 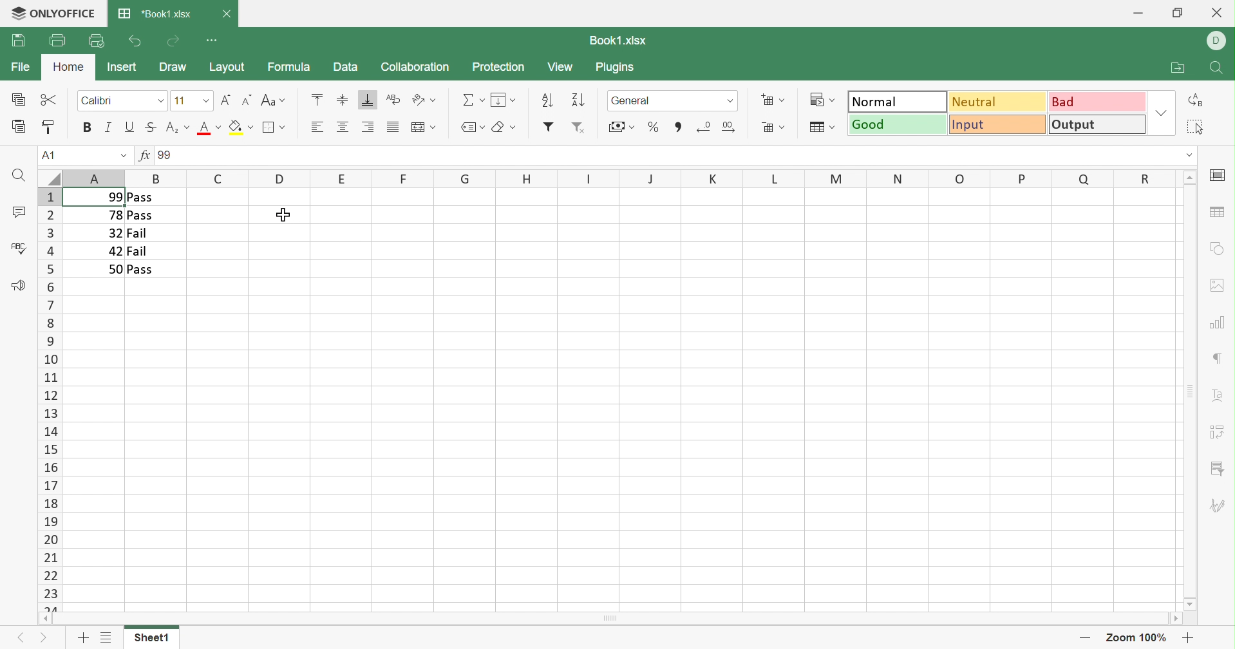 What do you see at coordinates (288, 66) in the screenshot?
I see `Formula` at bounding box center [288, 66].